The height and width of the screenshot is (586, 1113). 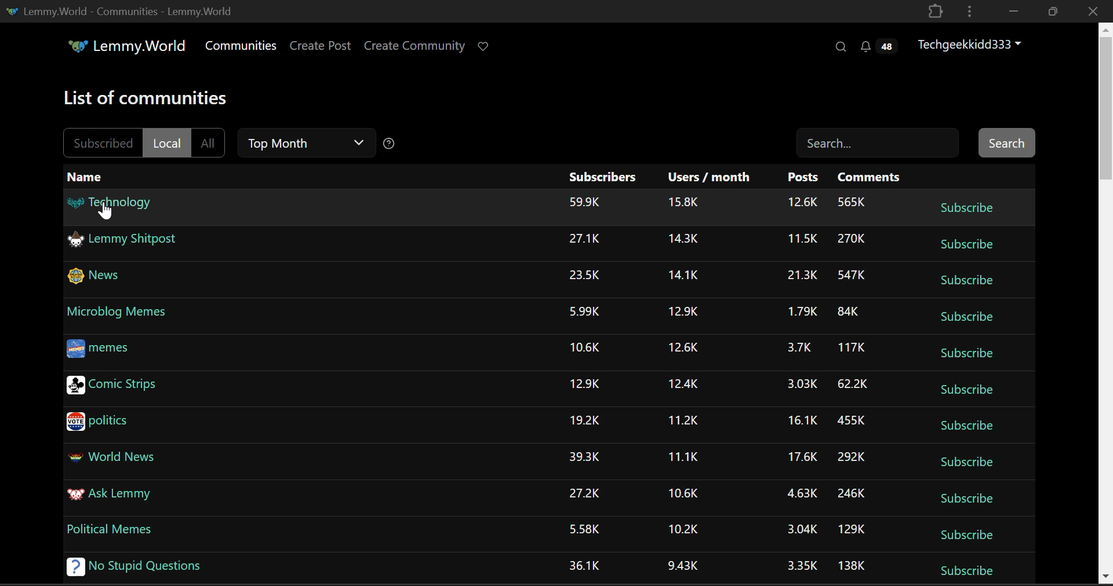 What do you see at coordinates (854, 492) in the screenshot?
I see `Amount` at bounding box center [854, 492].